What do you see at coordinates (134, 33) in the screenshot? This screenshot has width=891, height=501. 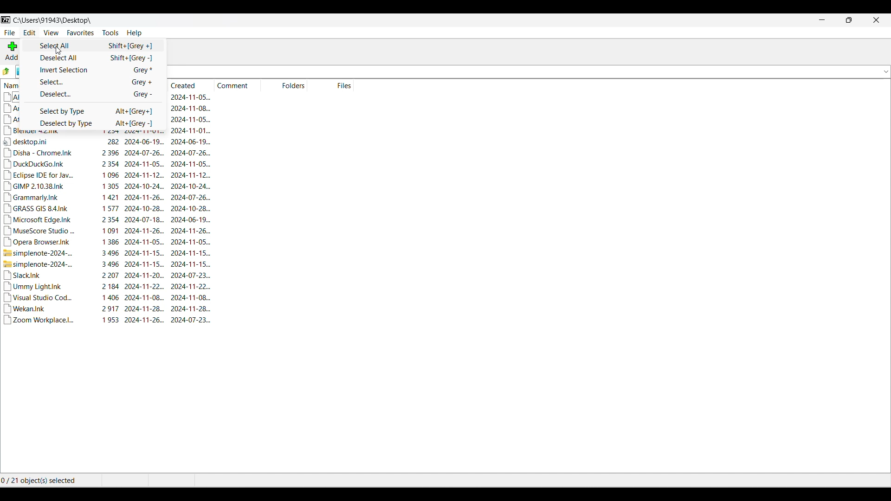 I see `Help menu` at bounding box center [134, 33].